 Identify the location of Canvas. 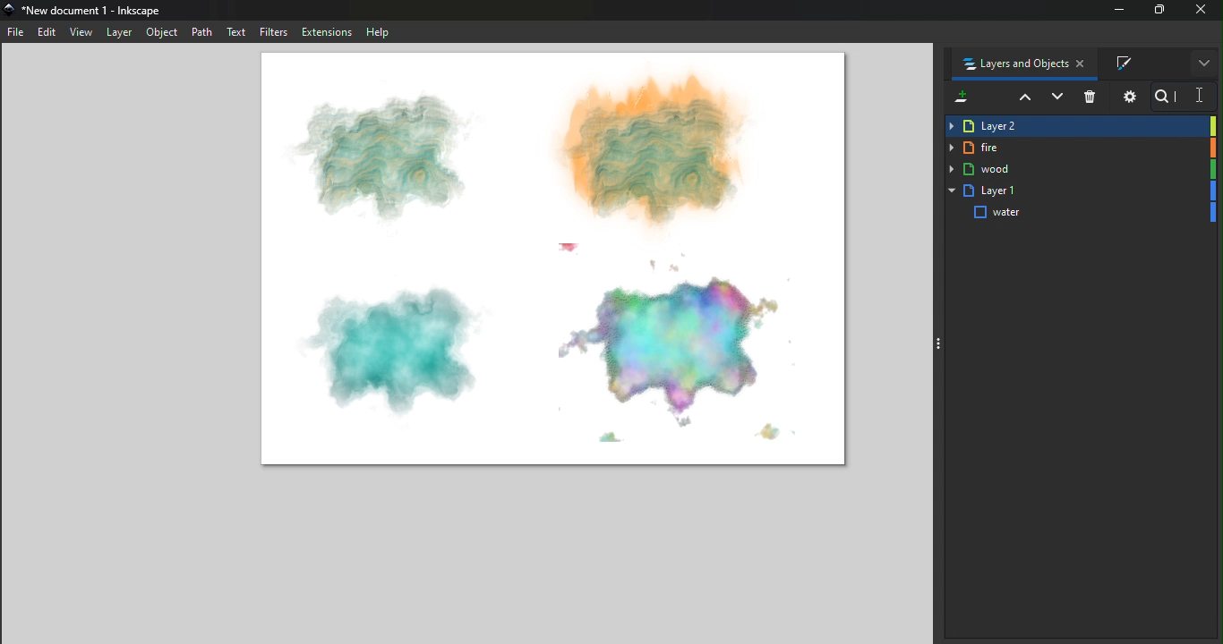
(560, 261).